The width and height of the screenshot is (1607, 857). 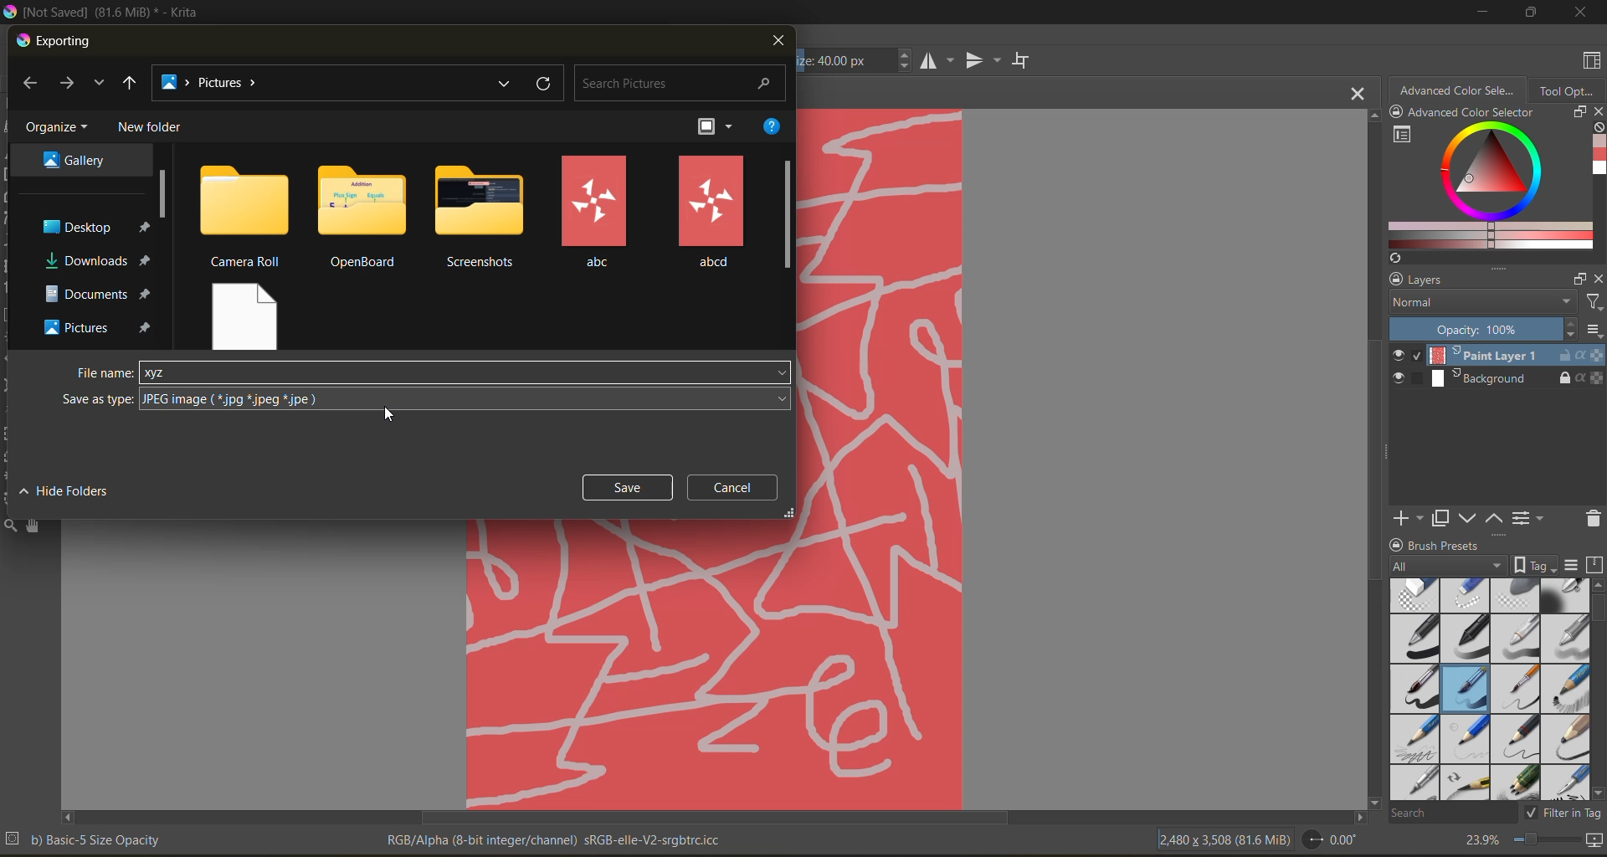 What do you see at coordinates (1479, 303) in the screenshot?
I see `normal` at bounding box center [1479, 303].